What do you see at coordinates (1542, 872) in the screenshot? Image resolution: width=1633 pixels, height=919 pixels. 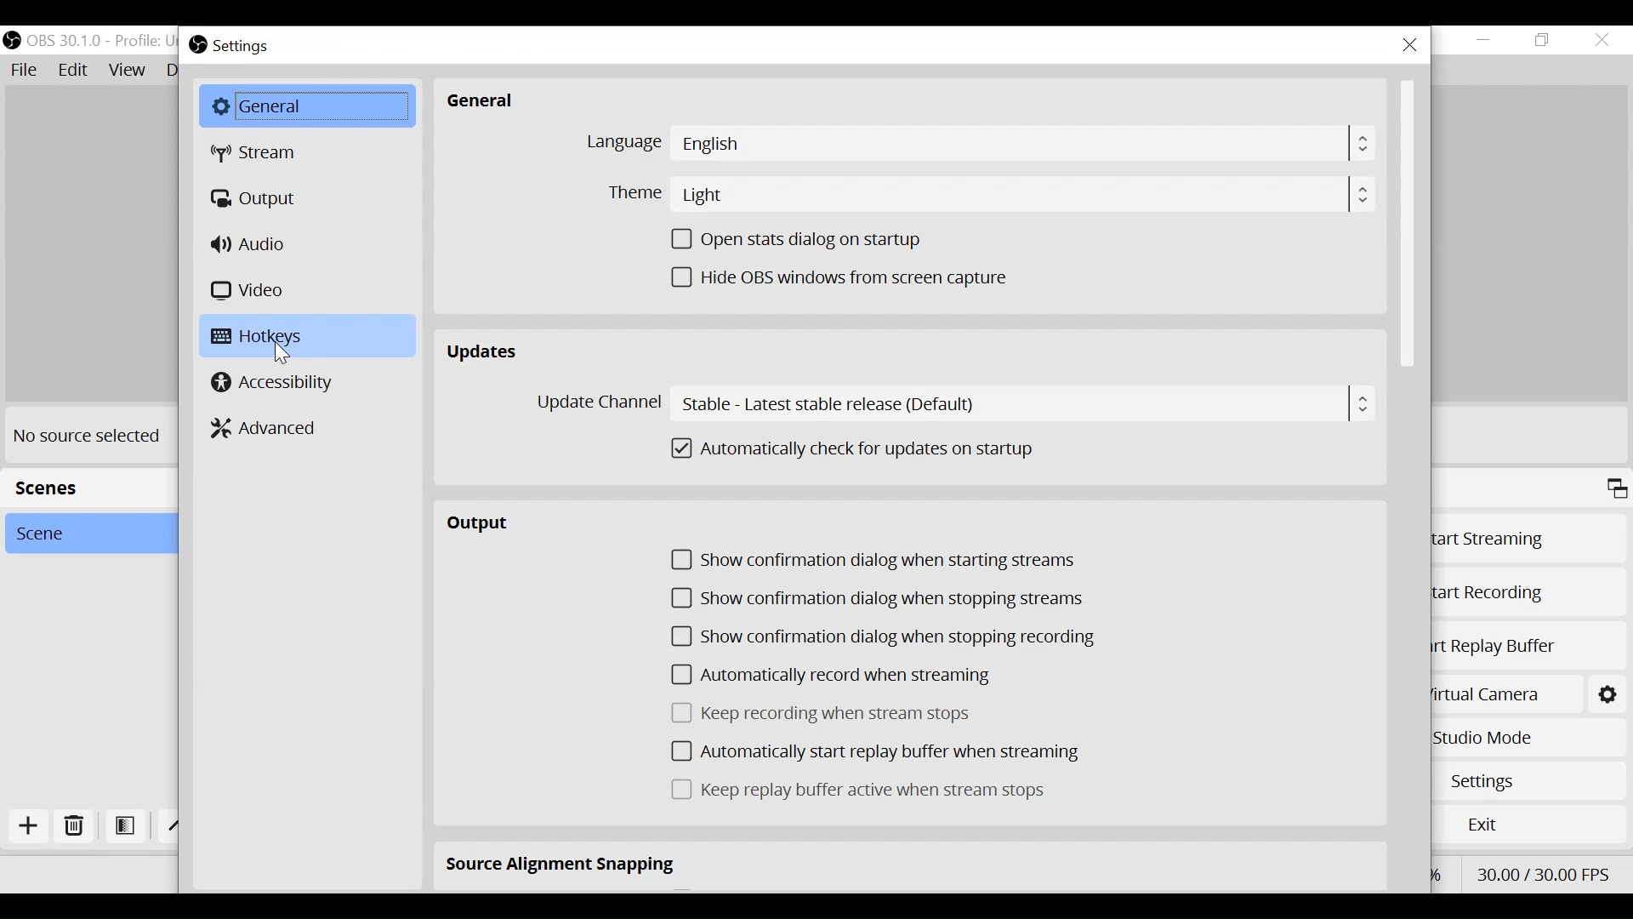 I see `Frame Per Second` at bounding box center [1542, 872].